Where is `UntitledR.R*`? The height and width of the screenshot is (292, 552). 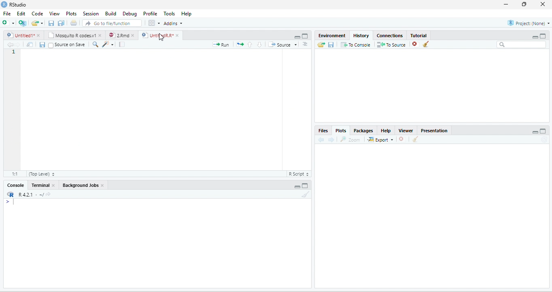 UntitledR.R* is located at coordinates (157, 35).